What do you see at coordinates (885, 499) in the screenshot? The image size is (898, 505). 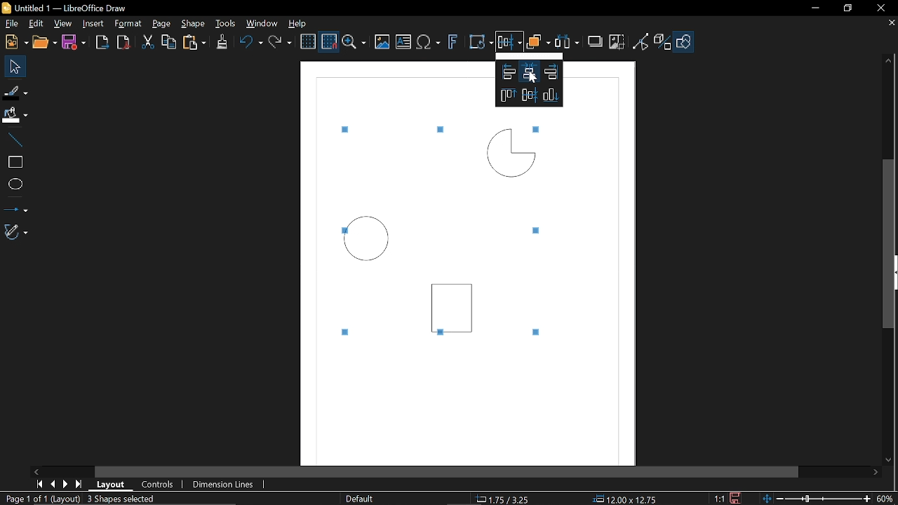 I see `Zoom` at bounding box center [885, 499].